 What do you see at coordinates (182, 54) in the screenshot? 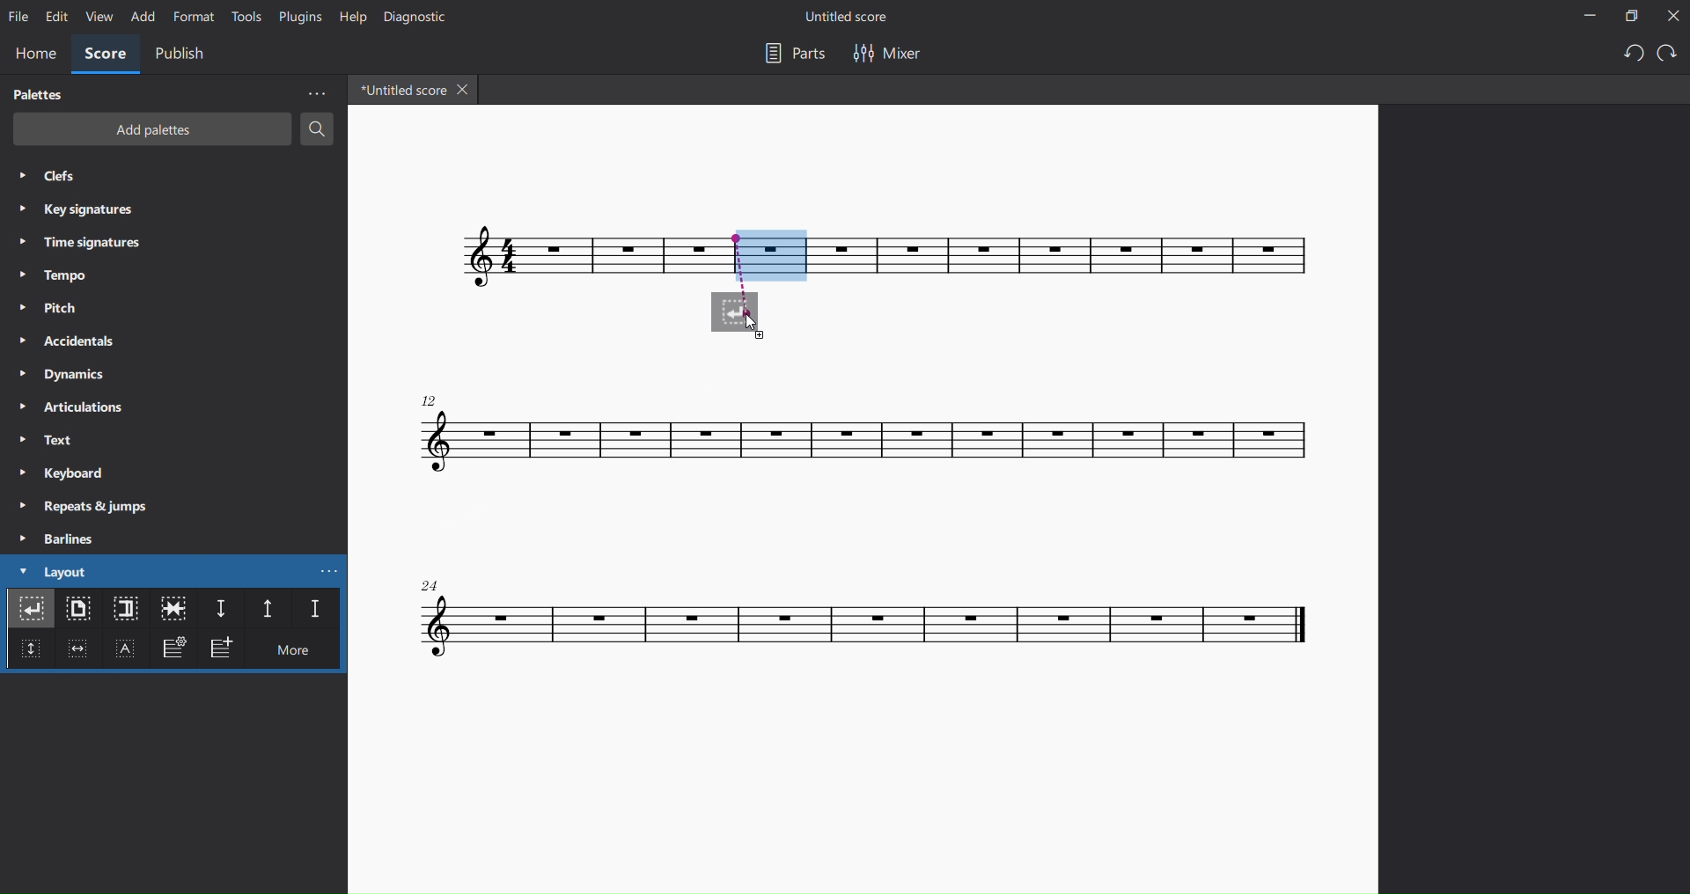
I see `publish` at bounding box center [182, 54].